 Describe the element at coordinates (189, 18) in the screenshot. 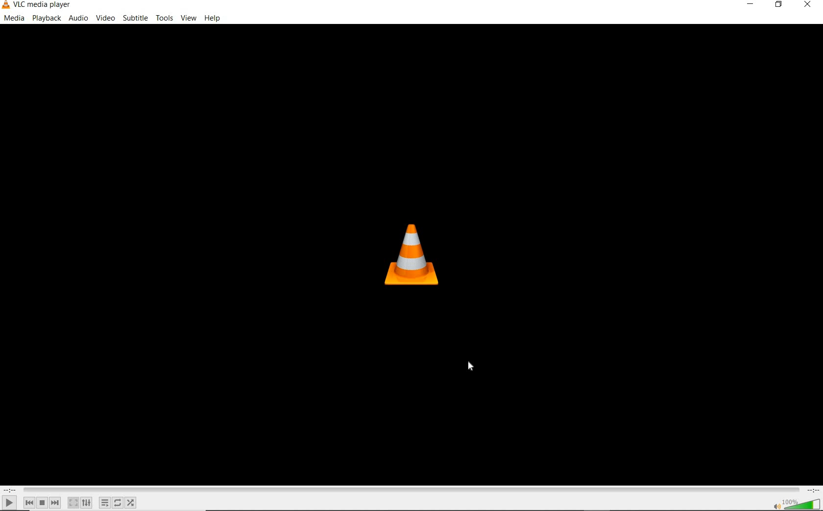

I see `view` at that location.